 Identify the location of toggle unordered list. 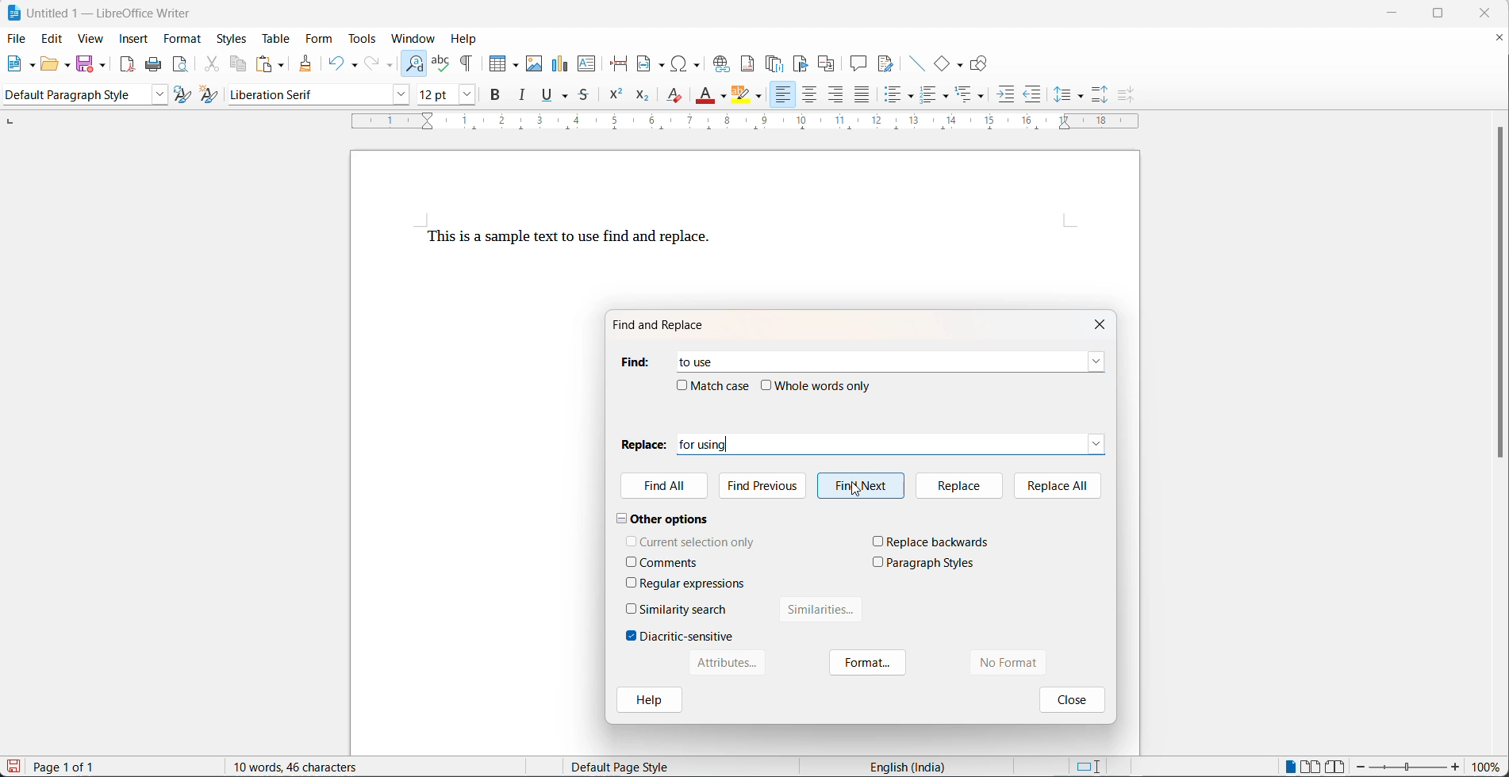
(897, 98).